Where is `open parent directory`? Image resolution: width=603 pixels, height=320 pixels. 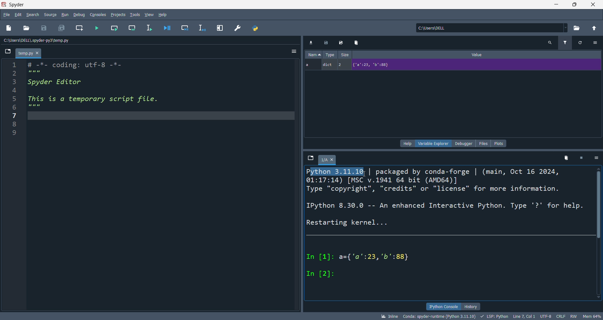 open parent directory is located at coordinates (595, 29).